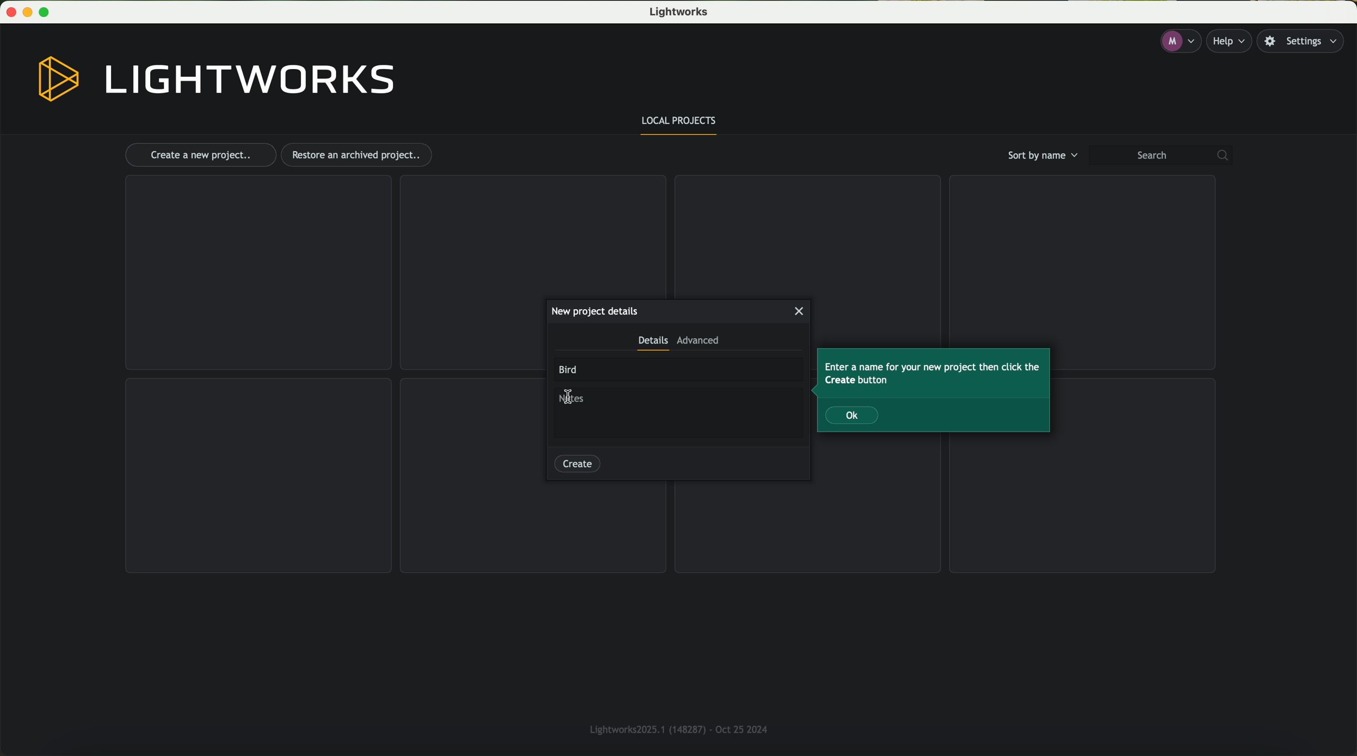 This screenshot has height=756, width=1357. What do you see at coordinates (359, 155) in the screenshot?
I see `restore an archived project` at bounding box center [359, 155].